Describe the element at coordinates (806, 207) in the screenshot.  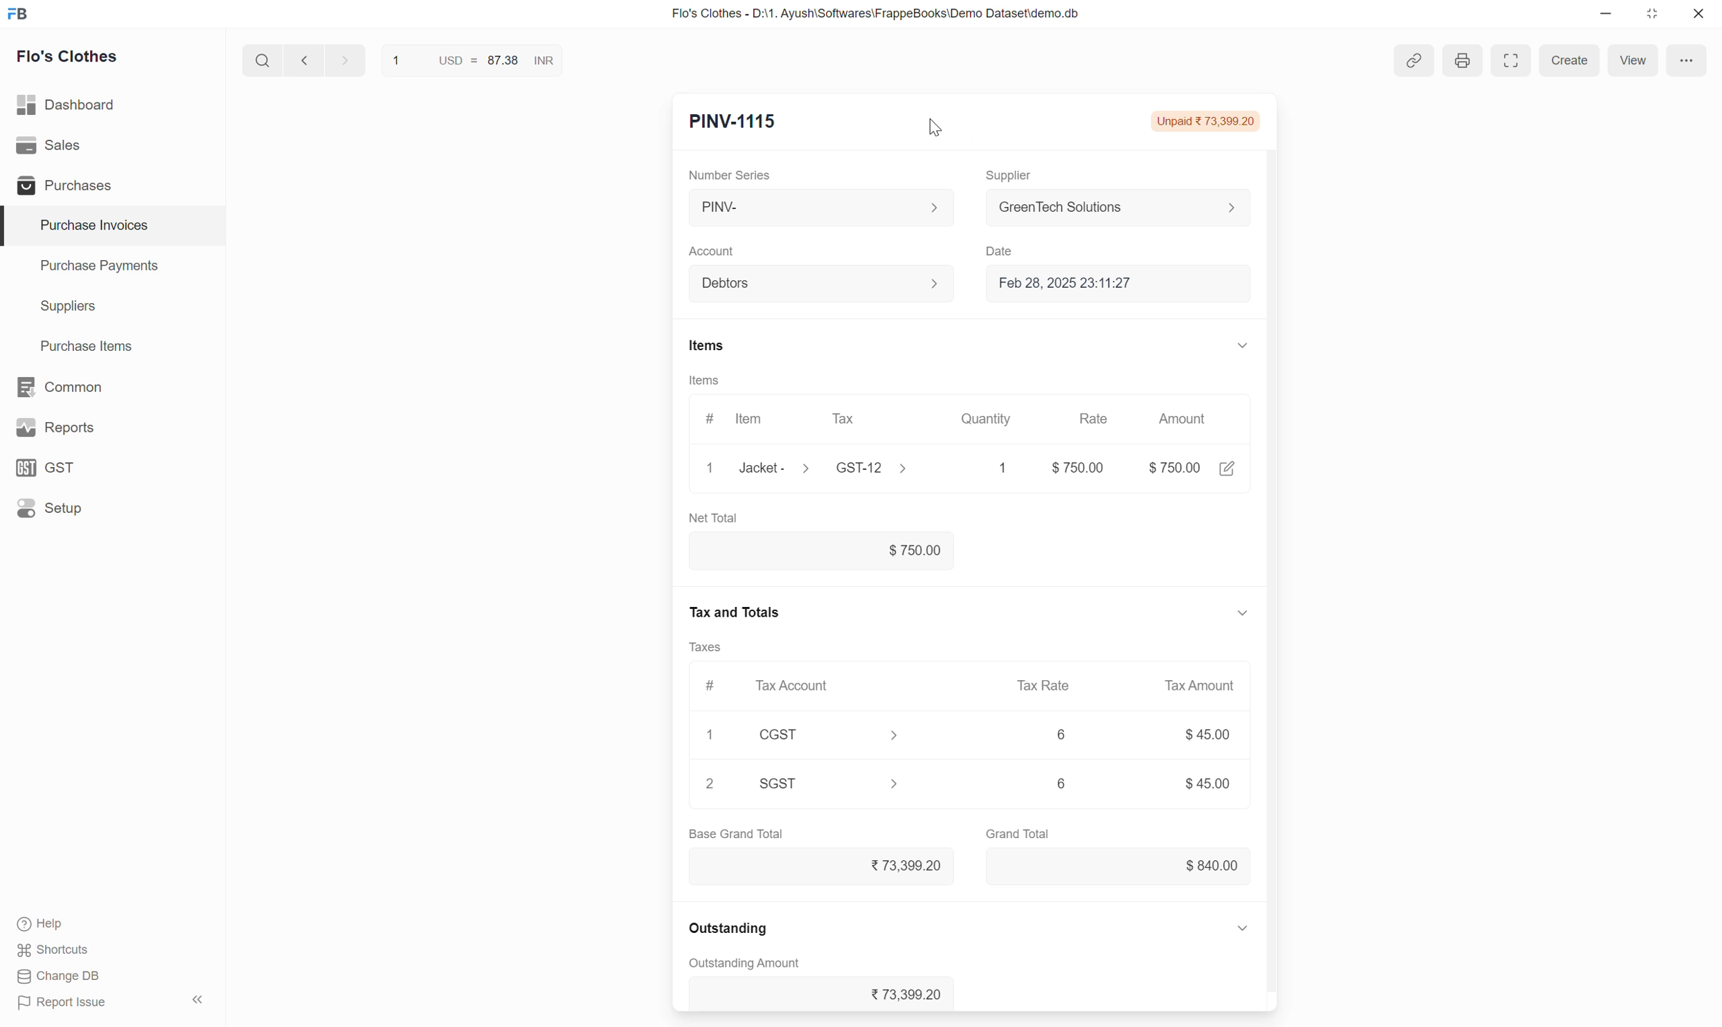
I see `PINV-` at that location.